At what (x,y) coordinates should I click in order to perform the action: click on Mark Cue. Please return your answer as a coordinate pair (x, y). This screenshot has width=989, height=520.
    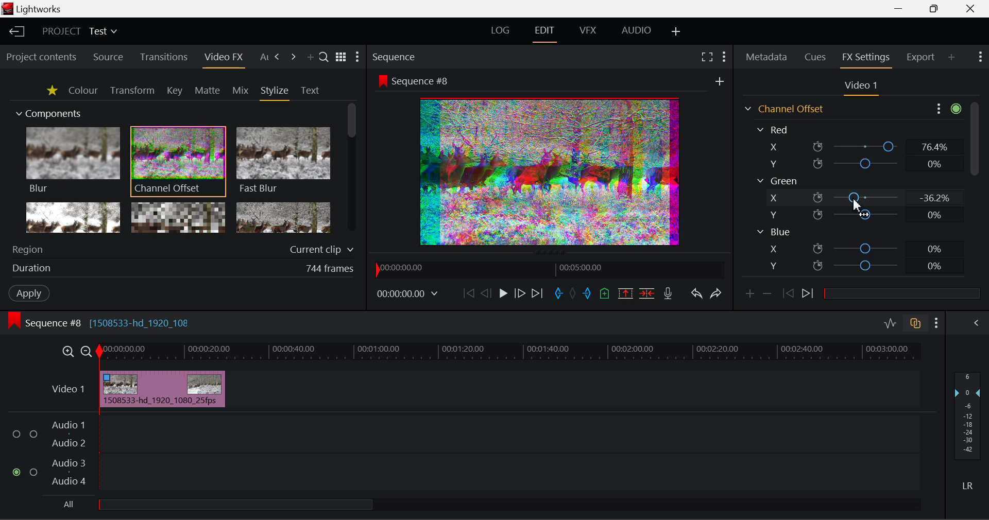
    Looking at the image, I should click on (605, 292).